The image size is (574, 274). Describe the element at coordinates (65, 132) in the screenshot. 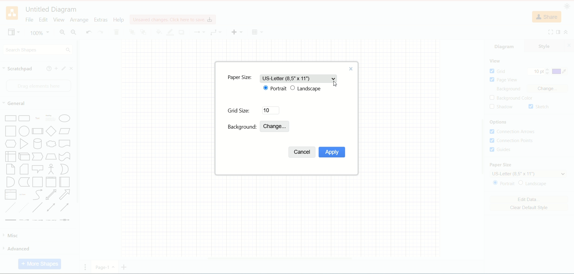

I see `Parallelogram` at that location.